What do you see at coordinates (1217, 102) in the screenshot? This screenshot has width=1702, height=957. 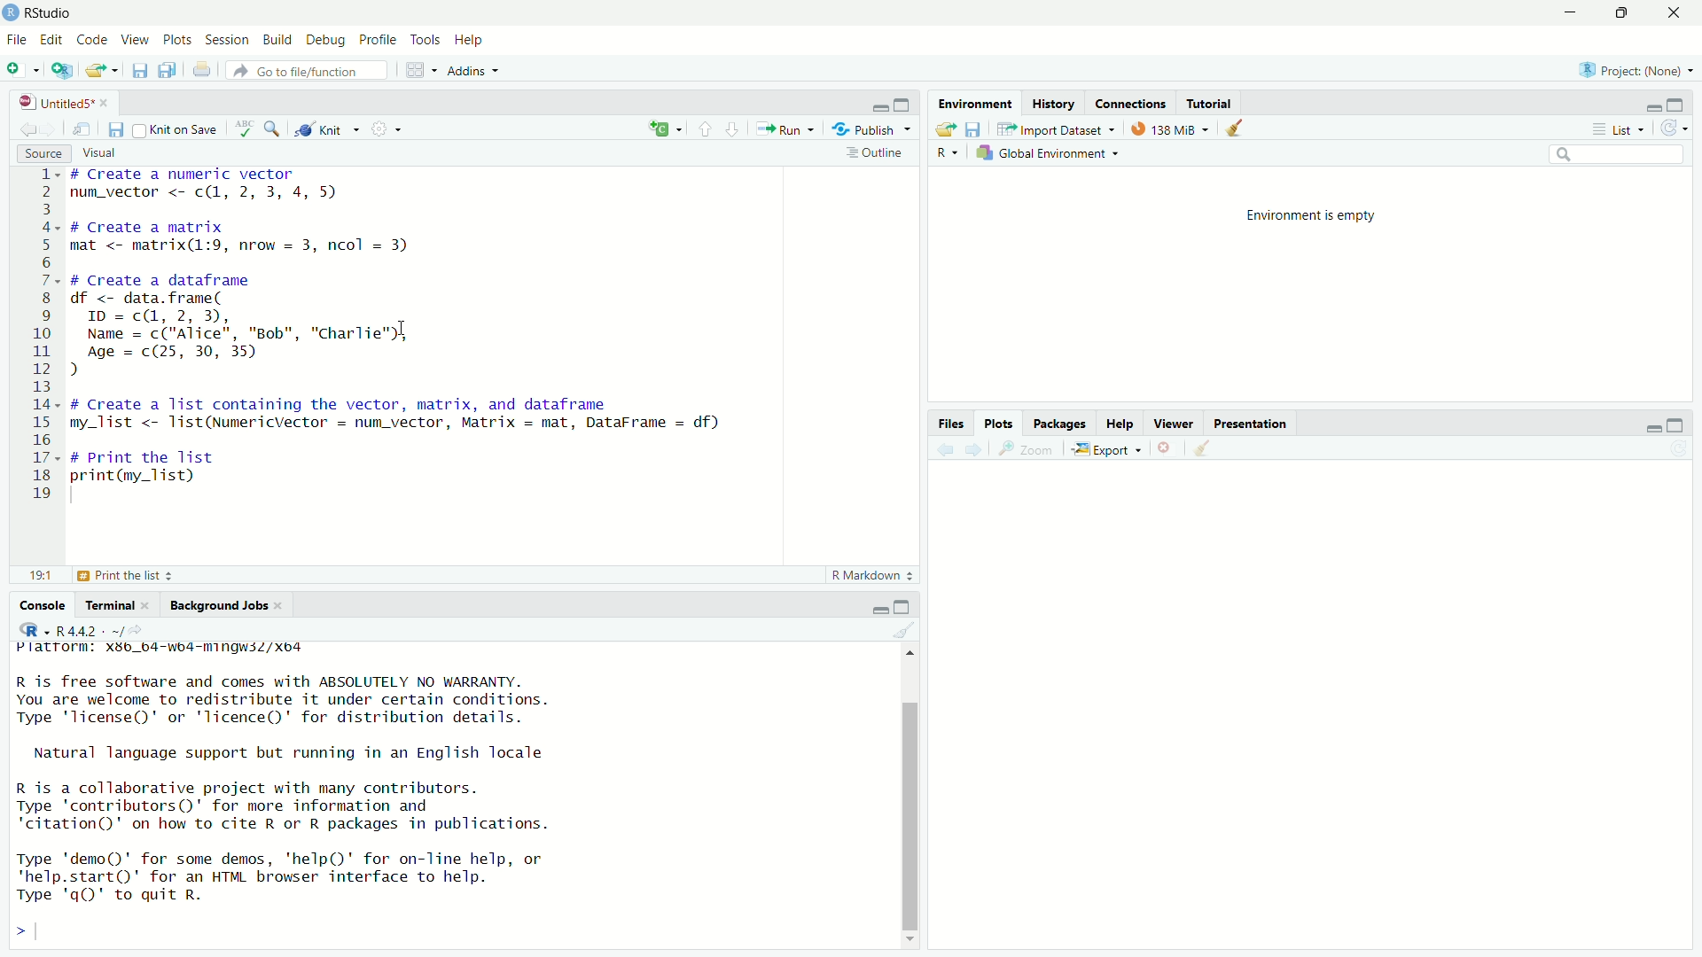 I see `Tutorial` at bounding box center [1217, 102].